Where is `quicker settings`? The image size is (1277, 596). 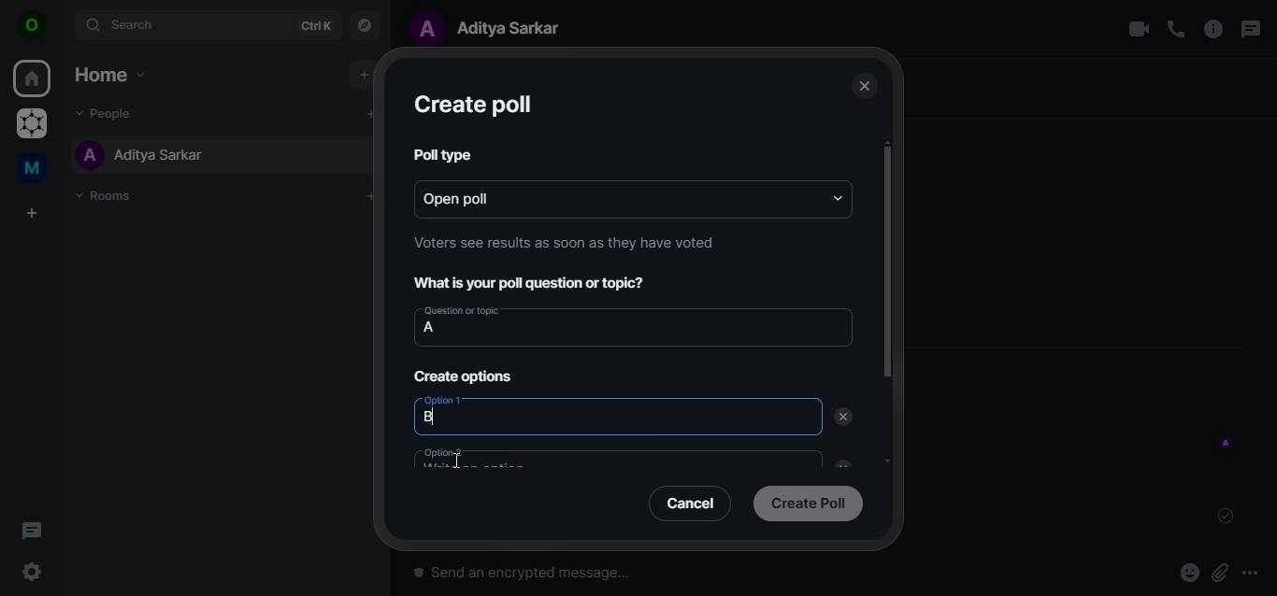
quicker settings is located at coordinates (35, 573).